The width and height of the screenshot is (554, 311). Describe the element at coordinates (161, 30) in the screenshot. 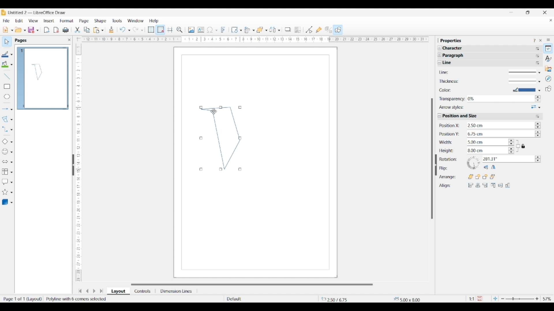

I see `Snap to grid` at that location.